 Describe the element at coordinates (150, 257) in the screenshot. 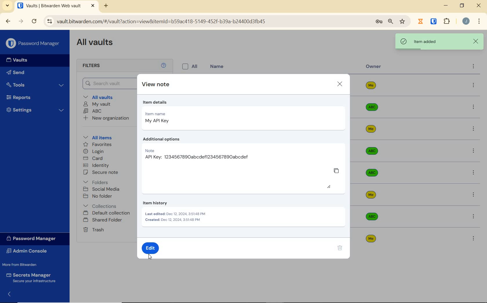

I see `cursor` at that location.